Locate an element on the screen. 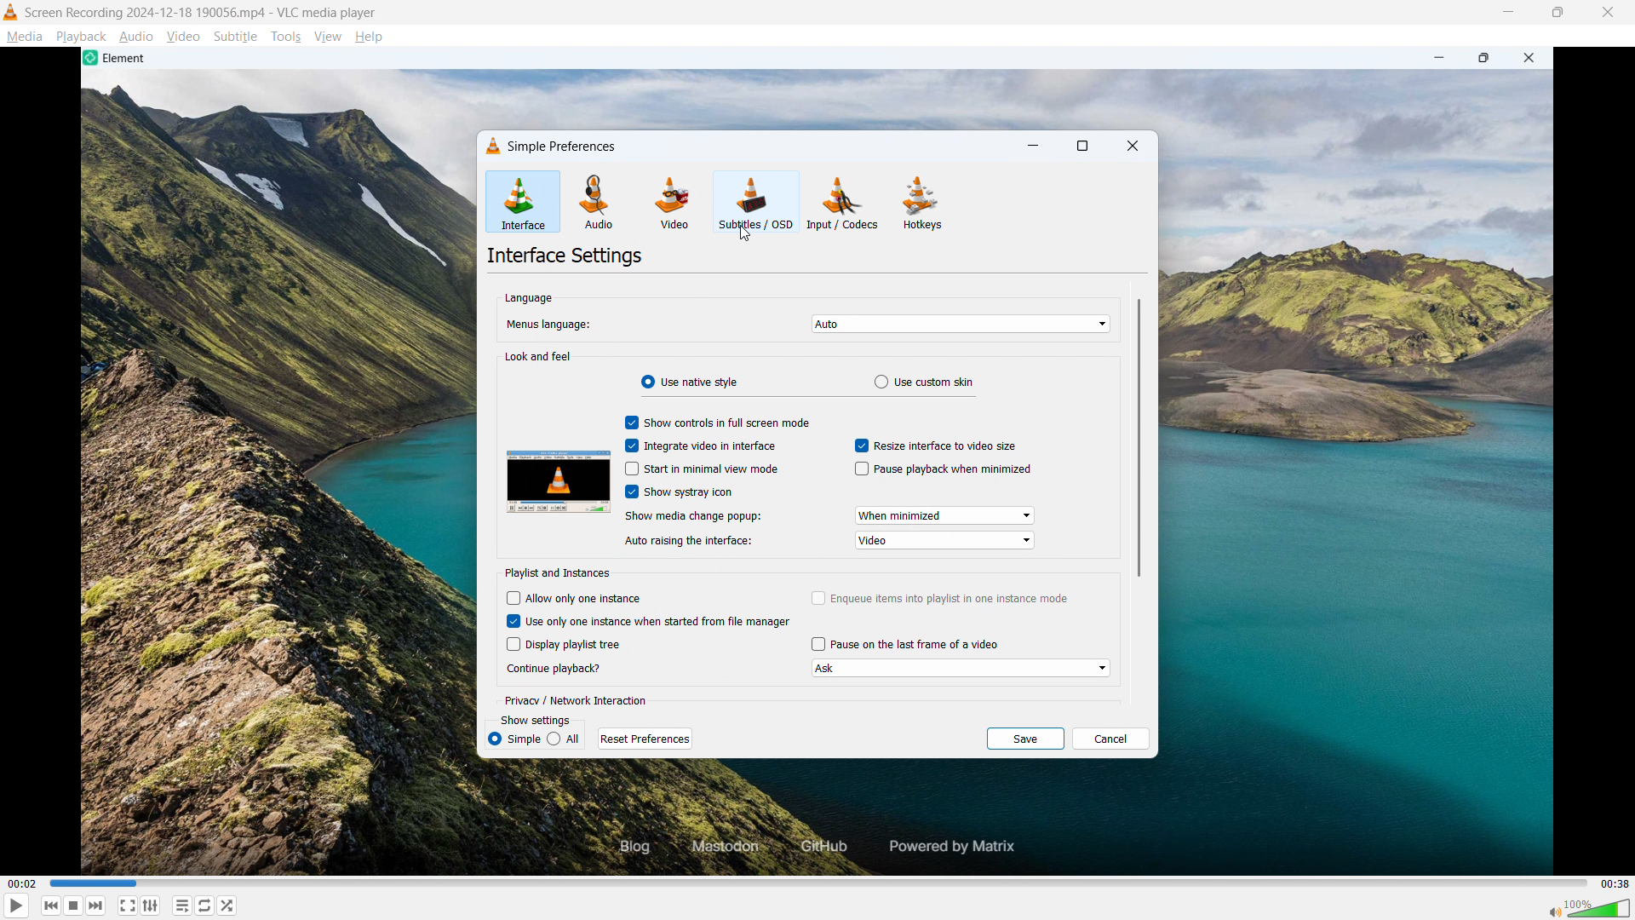 The image size is (1635, 920). Forward or next media  is located at coordinates (96, 906).